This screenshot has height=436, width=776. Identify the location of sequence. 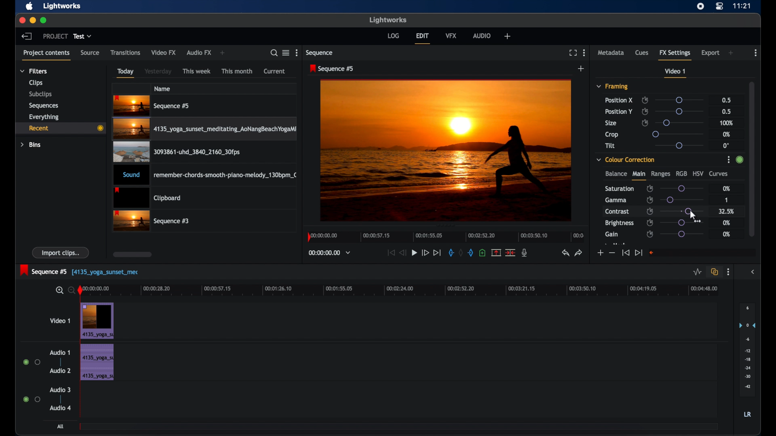
(320, 53).